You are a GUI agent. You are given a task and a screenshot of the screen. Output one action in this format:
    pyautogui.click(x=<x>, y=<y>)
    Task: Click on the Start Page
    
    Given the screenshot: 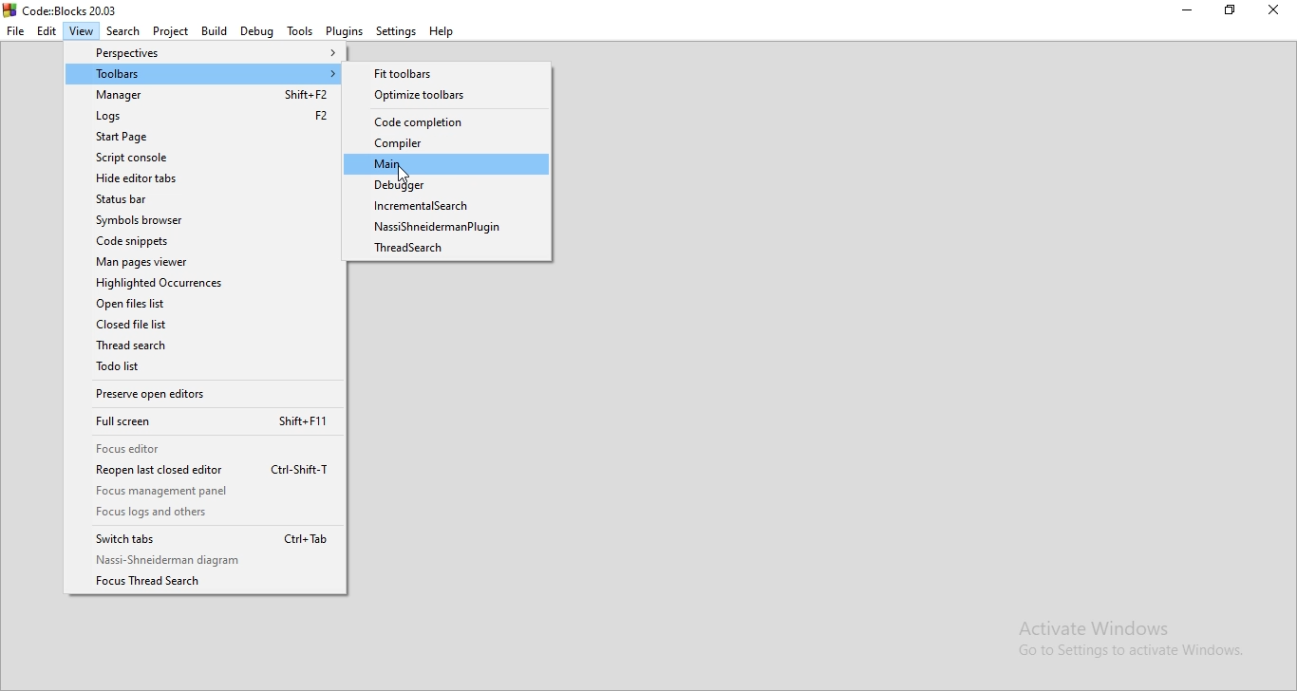 What is the action you would take?
    pyautogui.click(x=204, y=137)
    